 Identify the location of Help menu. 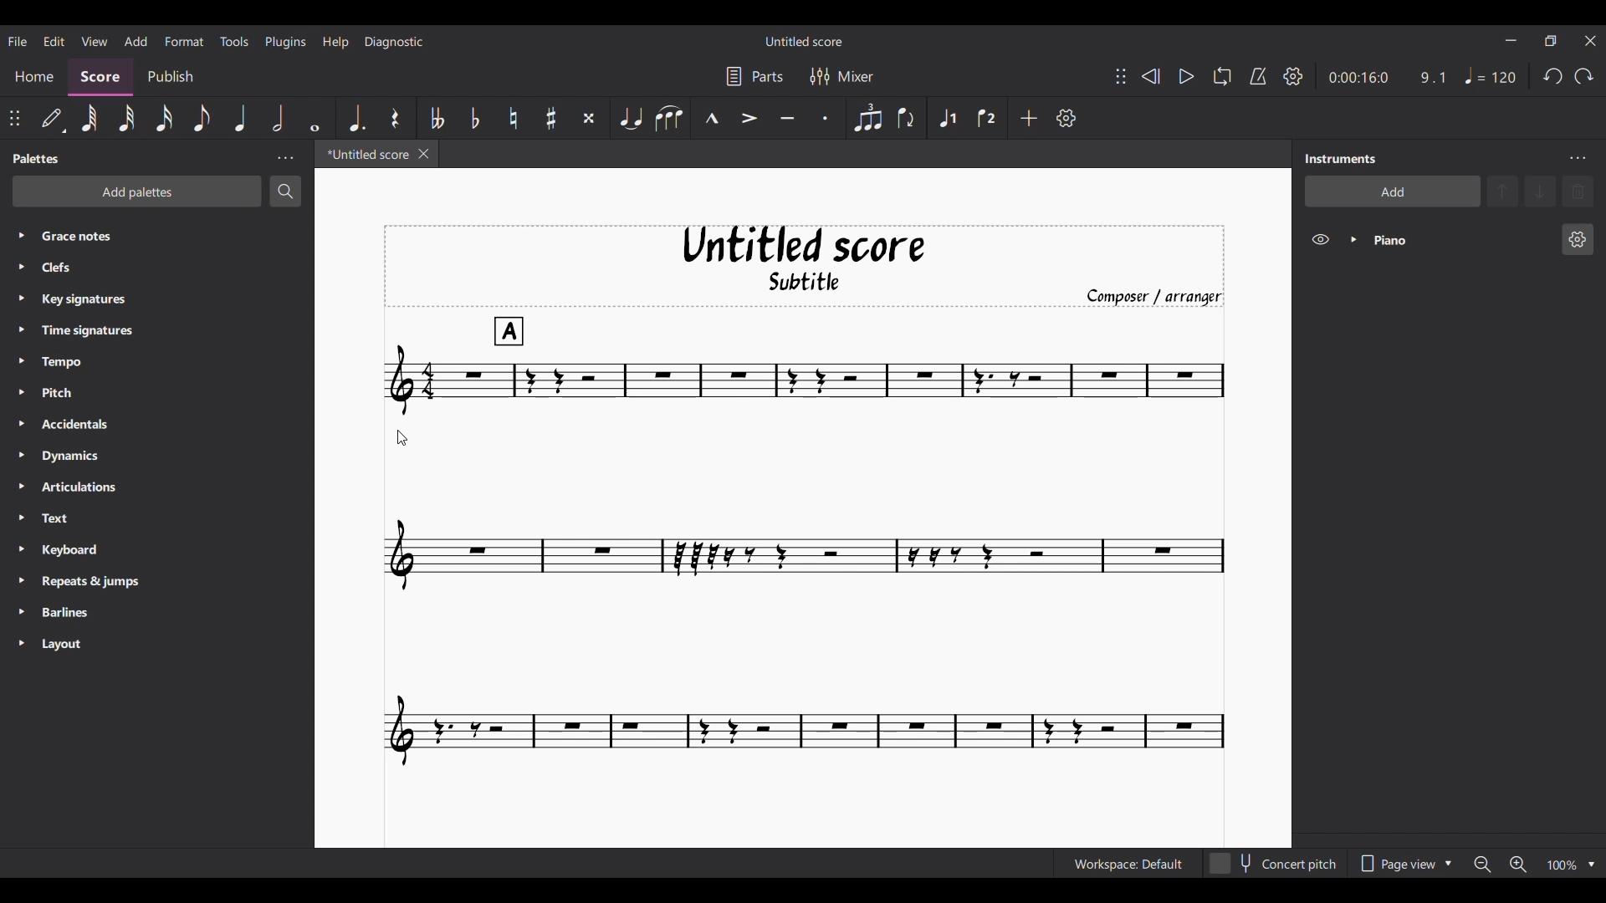
(337, 42).